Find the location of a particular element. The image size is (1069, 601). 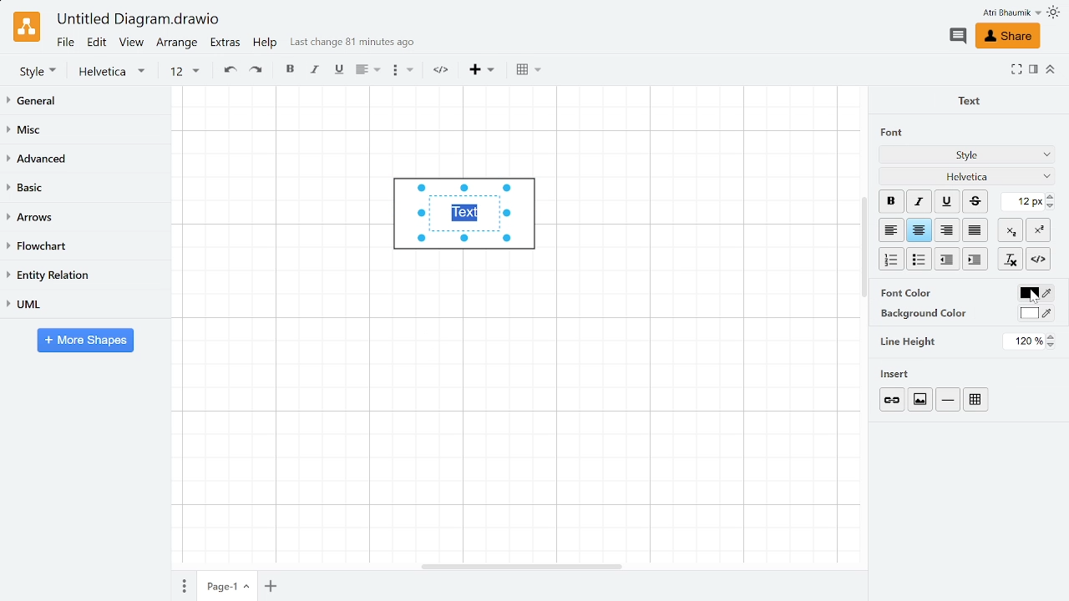

Underline is located at coordinates (948, 202).